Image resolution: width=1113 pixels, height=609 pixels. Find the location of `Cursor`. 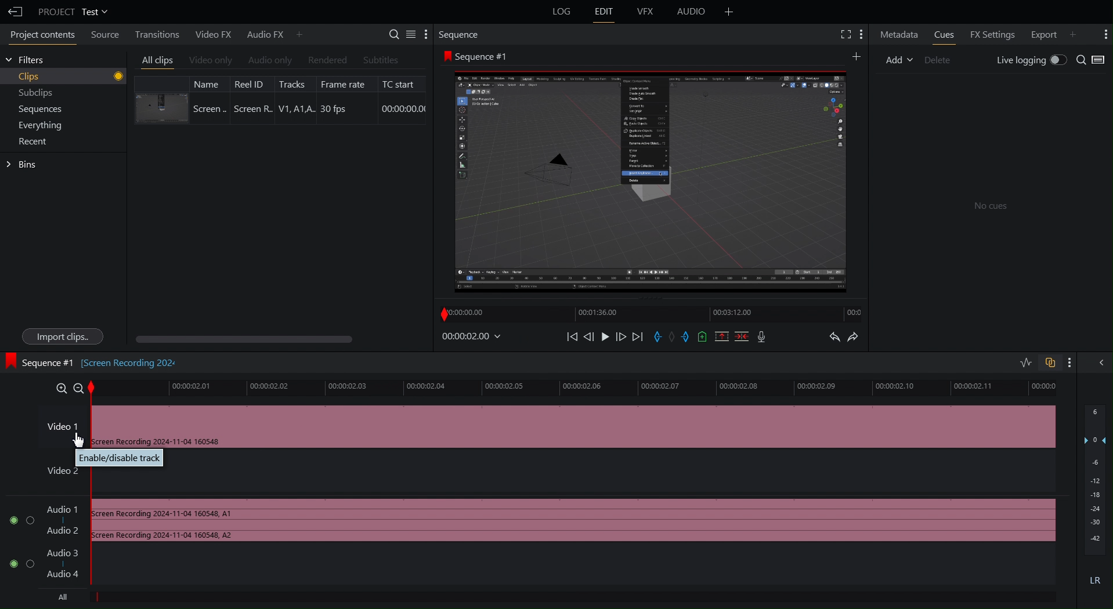

Cursor is located at coordinates (79, 438).